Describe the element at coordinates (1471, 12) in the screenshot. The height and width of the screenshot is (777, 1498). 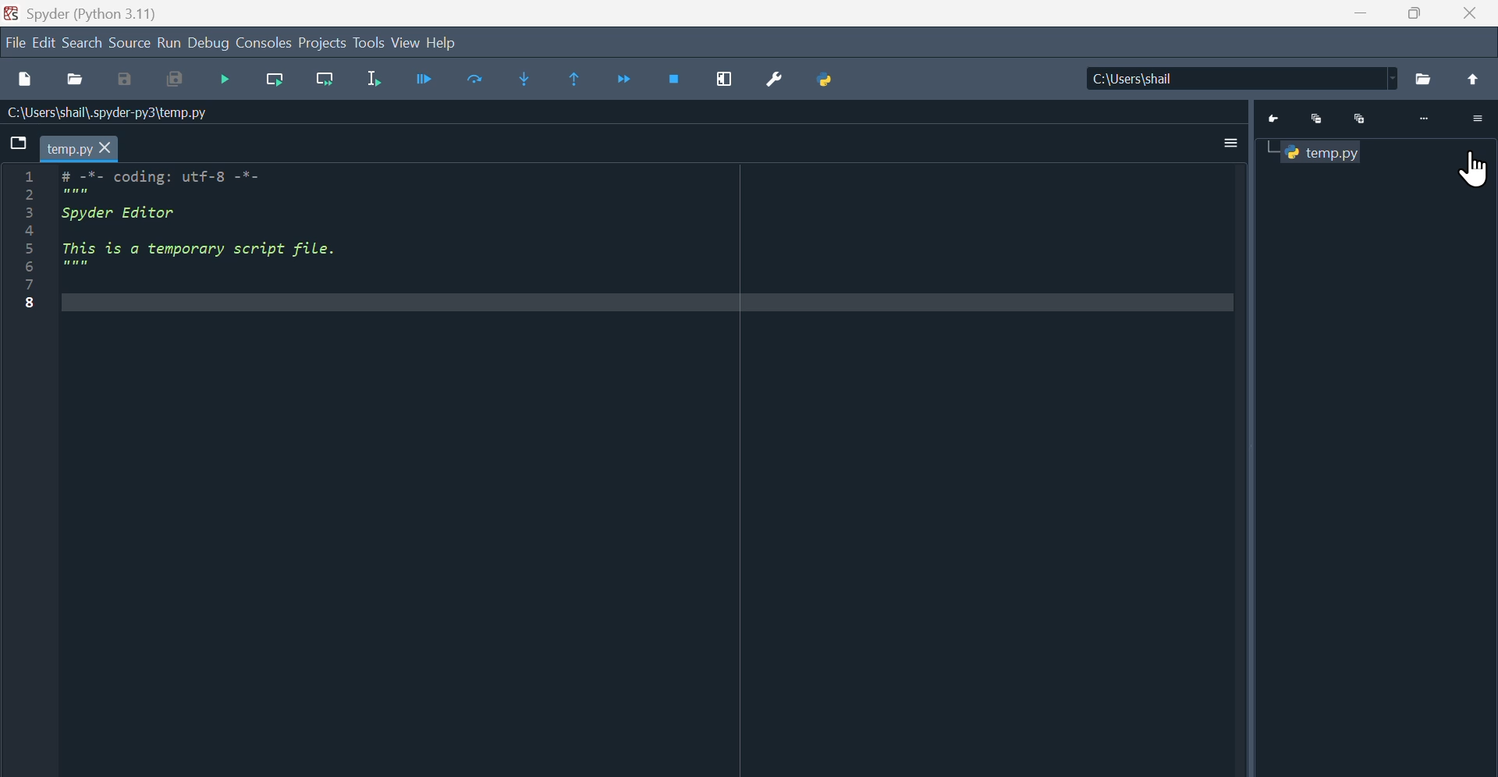
I see `close` at that location.